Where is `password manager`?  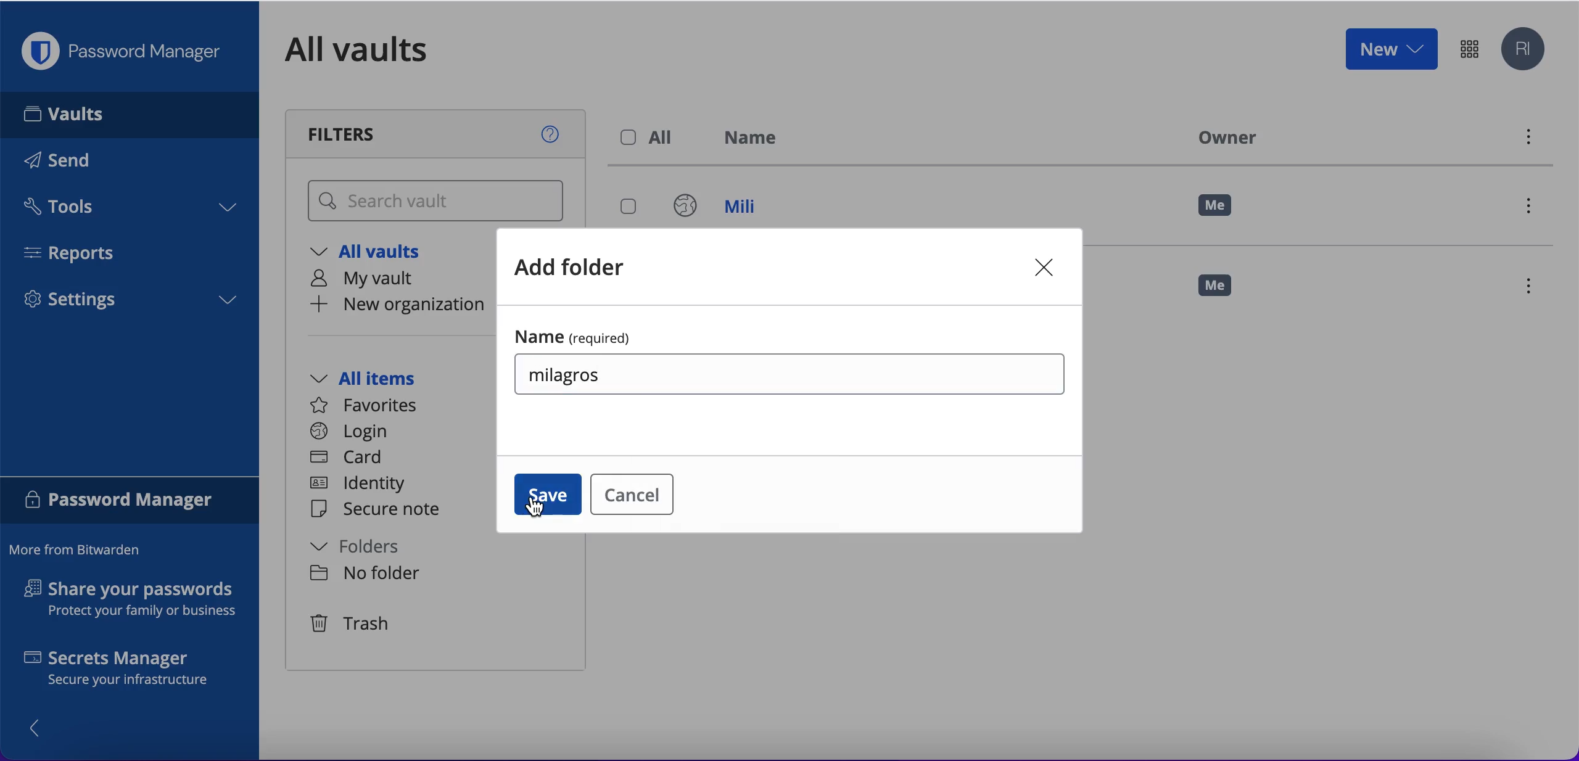 password manager is located at coordinates (130, 502).